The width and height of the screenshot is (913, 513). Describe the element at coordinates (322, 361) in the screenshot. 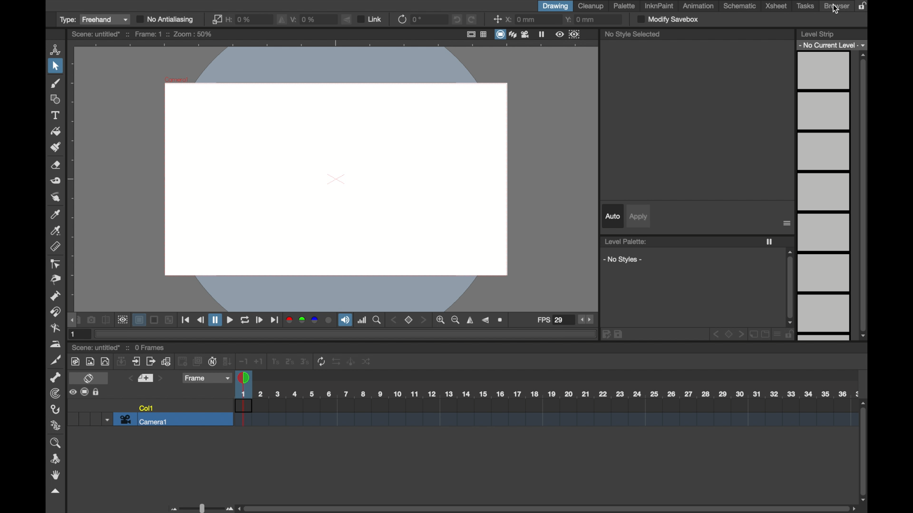

I see `refresh` at that location.